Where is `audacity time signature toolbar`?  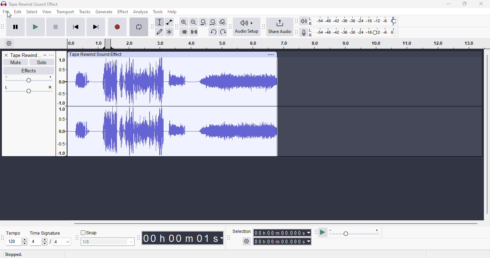
audacity time signature toolbar is located at coordinates (3, 237).